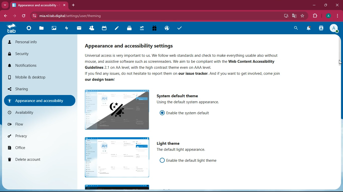 This screenshot has height=192, width=343. Describe the element at coordinates (68, 28) in the screenshot. I see `activity` at that location.